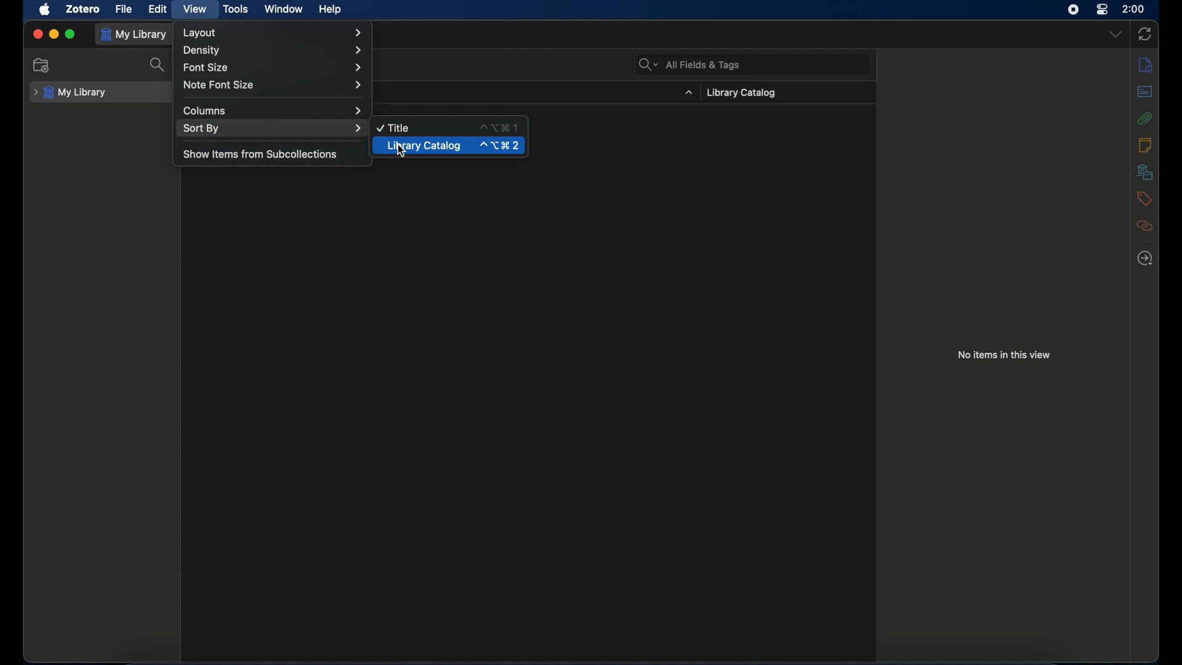  Describe the element at coordinates (261, 155) in the screenshot. I see `show items from subcollections` at that location.